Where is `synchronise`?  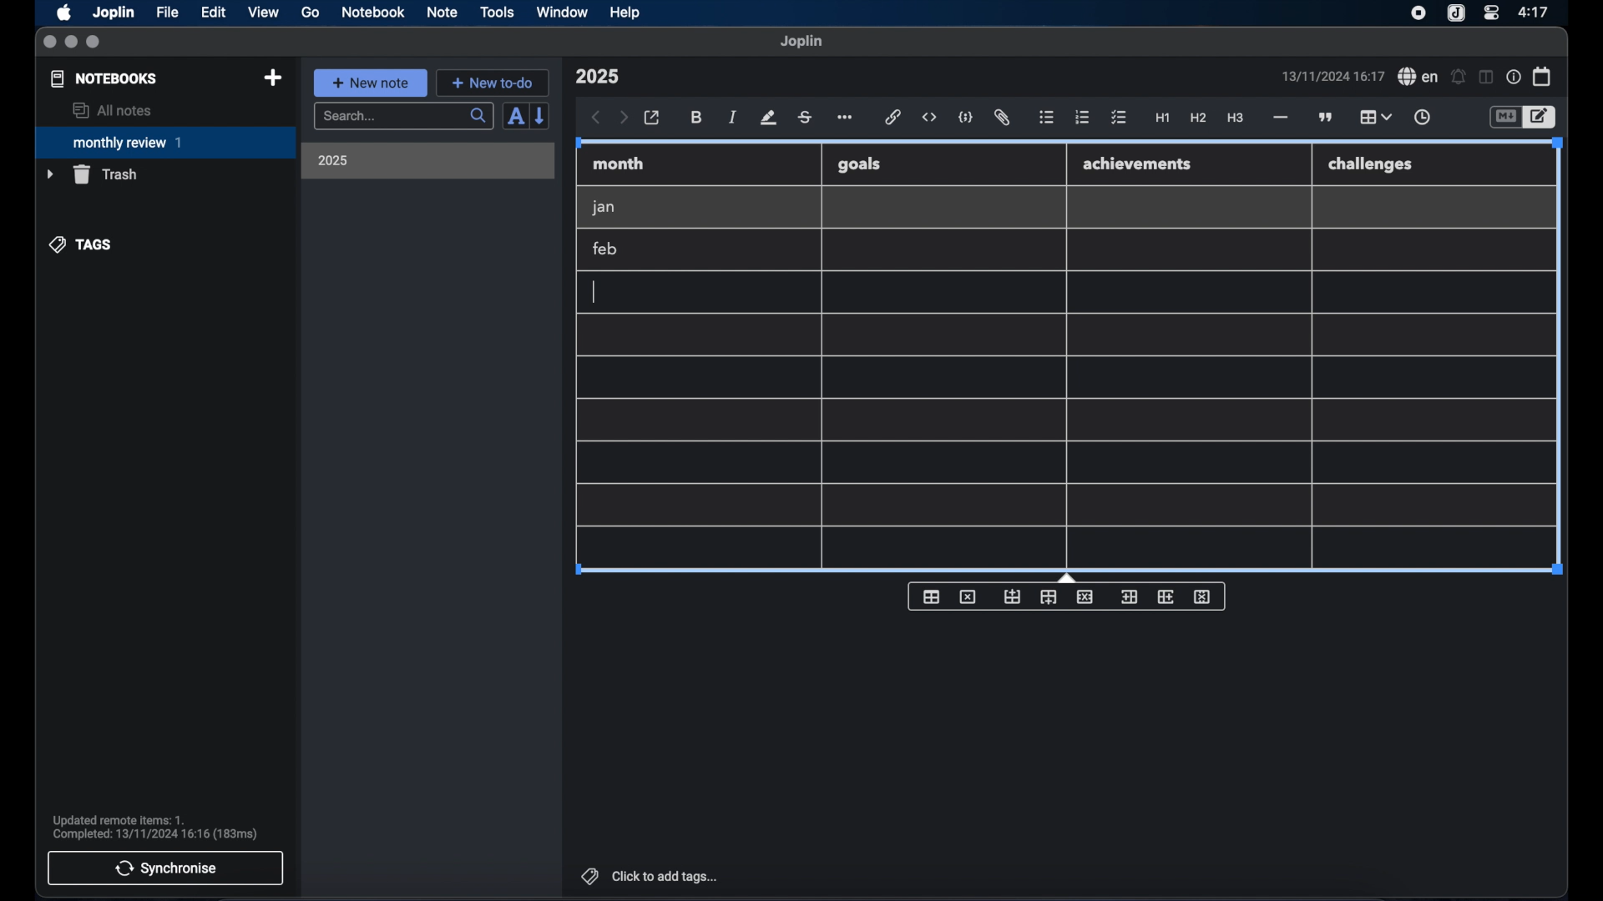 synchronise is located at coordinates (165, 868).